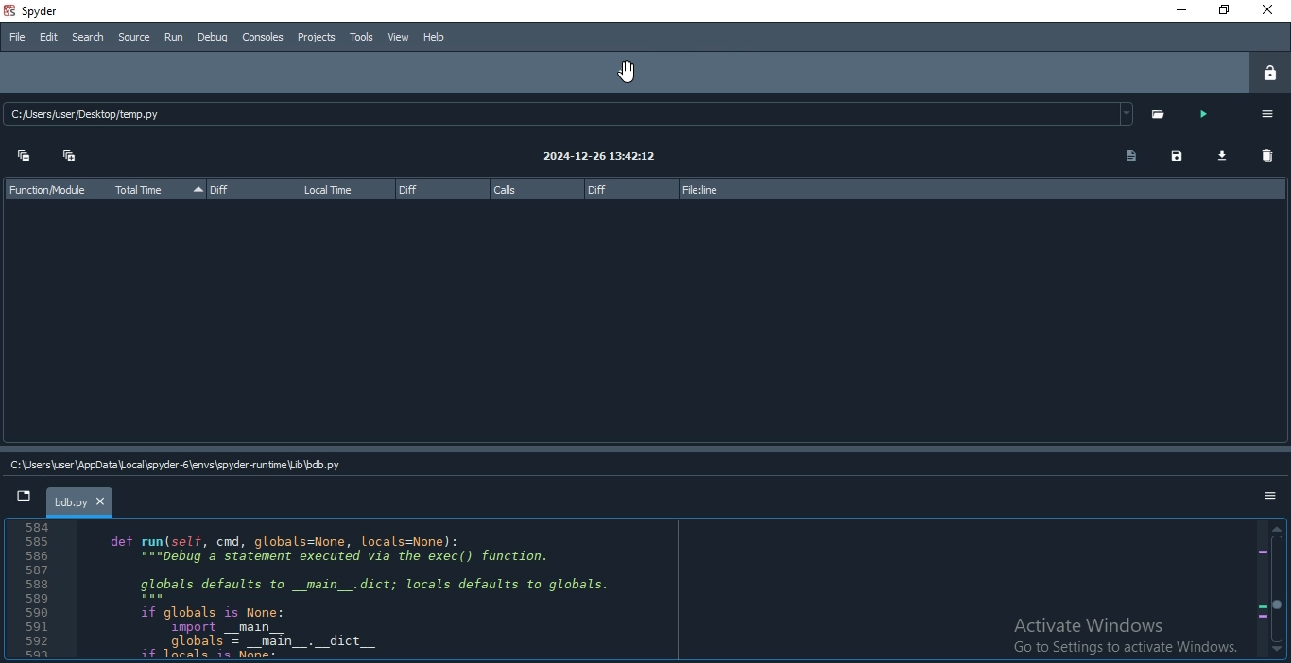 The image size is (1291, 663). What do you see at coordinates (91, 38) in the screenshot?
I see `Search` at bounding box center [91, 38].